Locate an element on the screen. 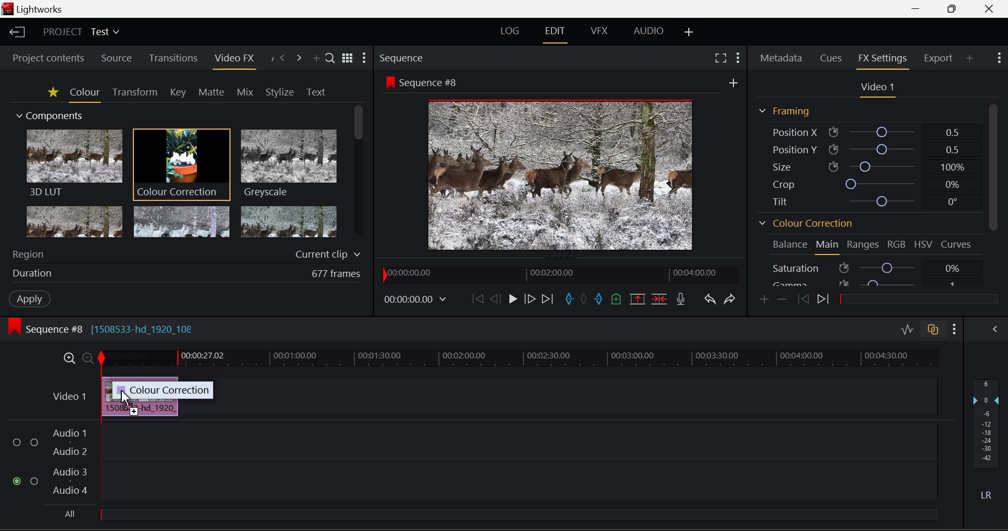  Project contents is located at coordinates (45, 57).